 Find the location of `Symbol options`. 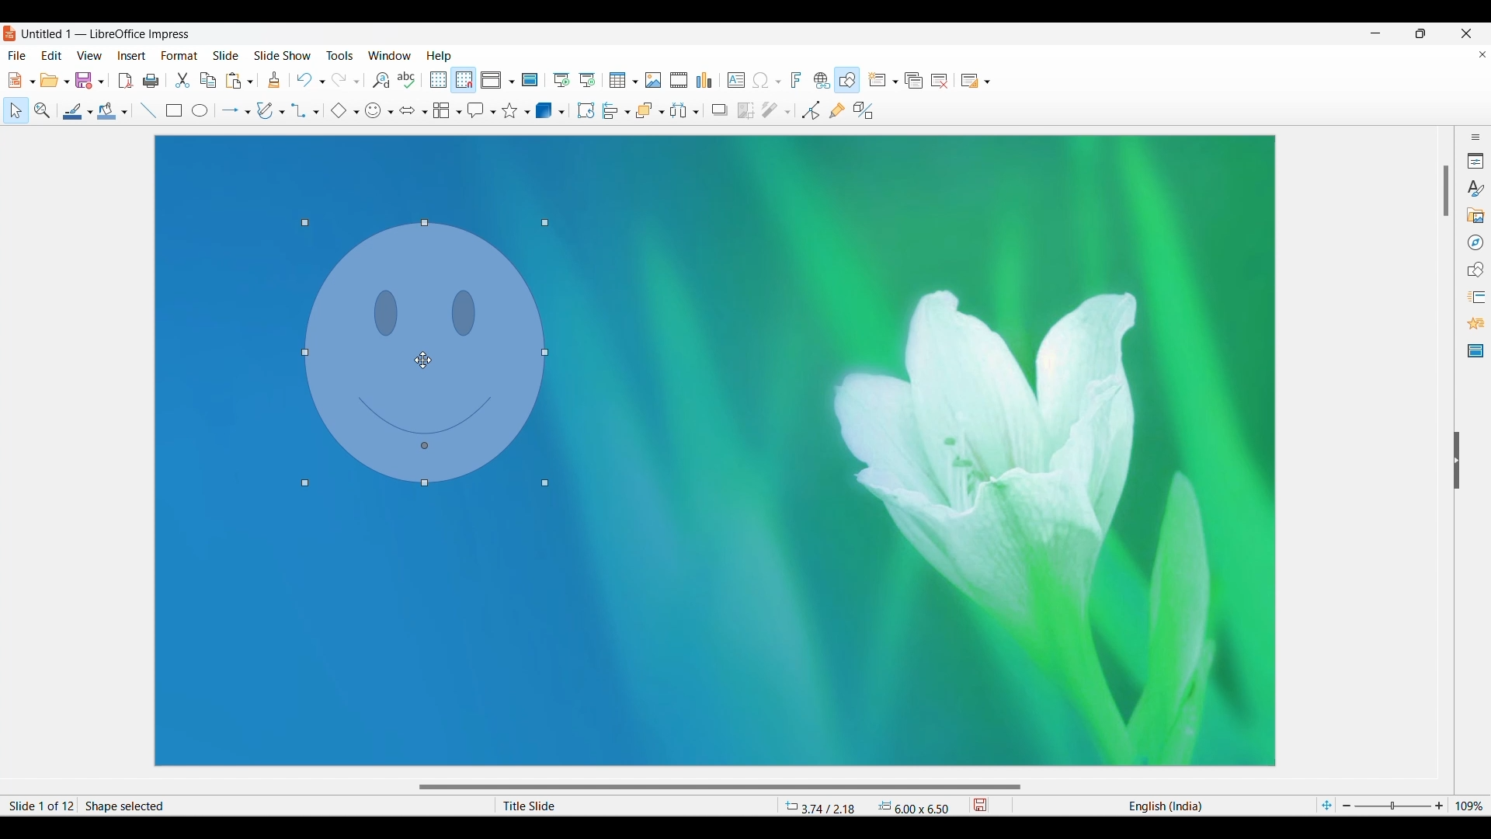

Symbol options is located at coordinates (391, 113).